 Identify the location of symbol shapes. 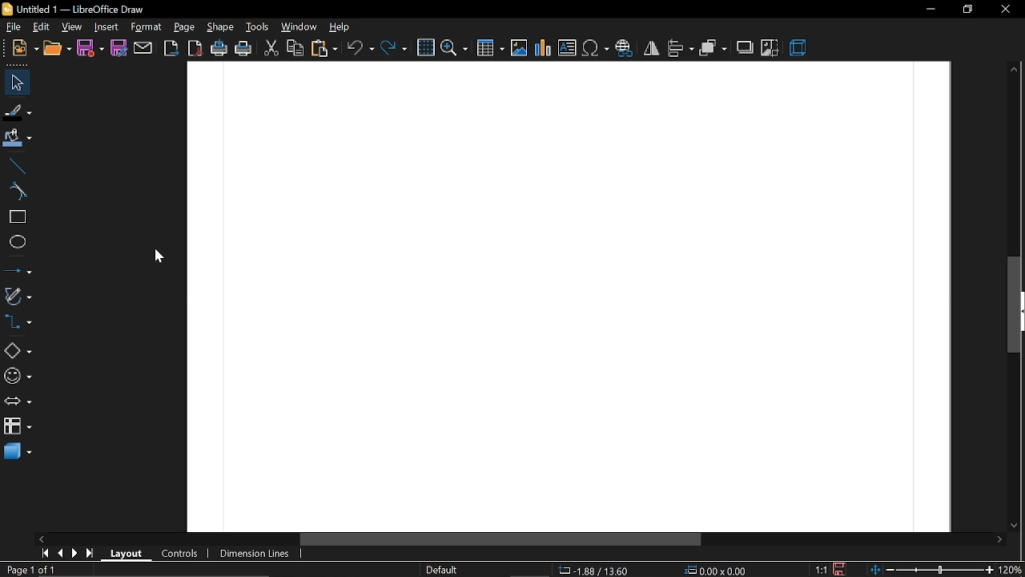
(18, 377).